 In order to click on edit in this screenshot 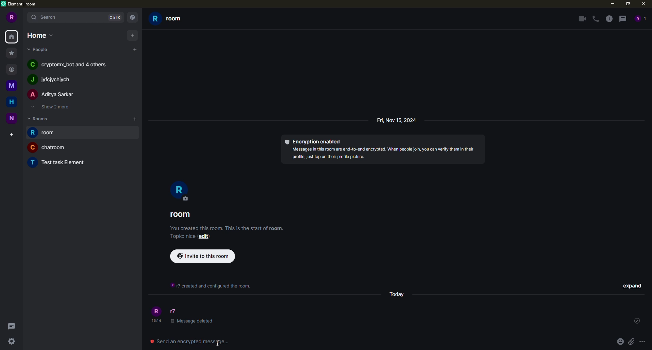, I will do `click(204, 236)`.